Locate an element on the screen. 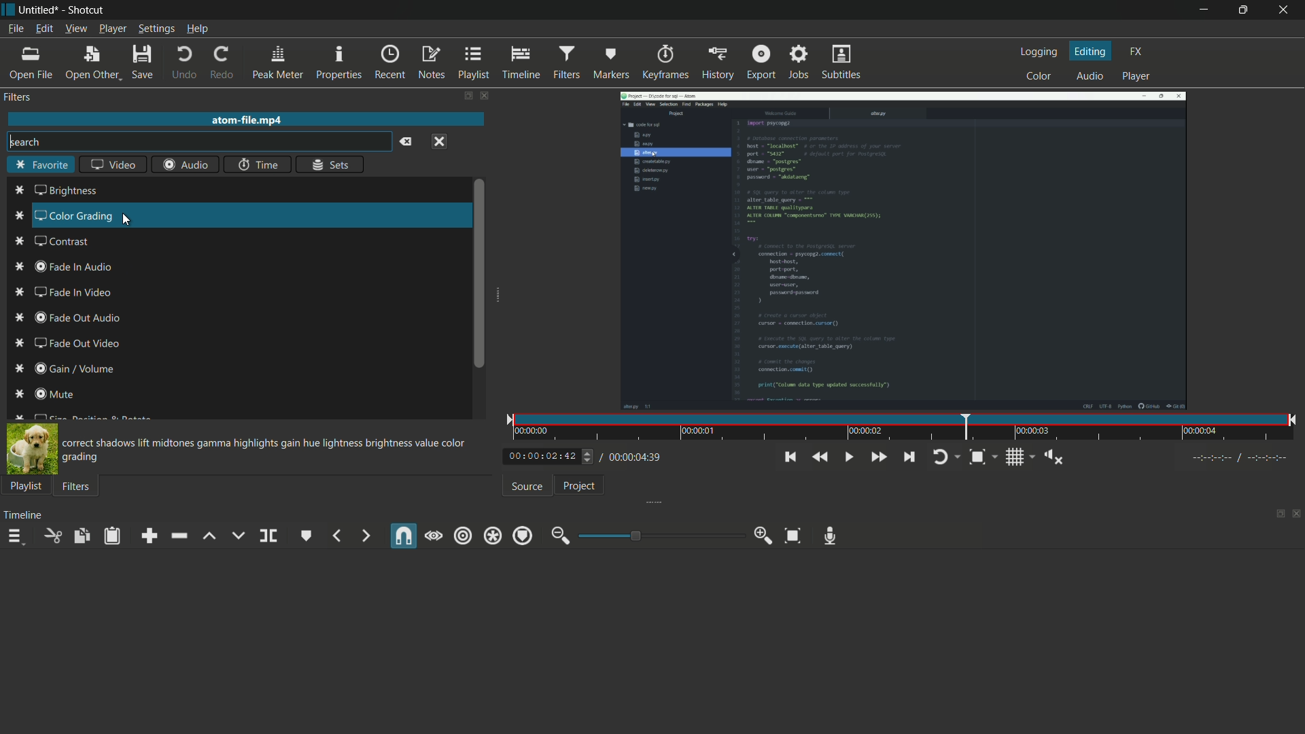 This screenshot has width=1305, height=734. ripple is located at coordinates (463, 535).